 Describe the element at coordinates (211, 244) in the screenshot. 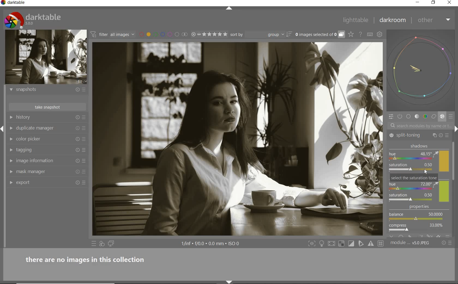

I see `display information` at that location.